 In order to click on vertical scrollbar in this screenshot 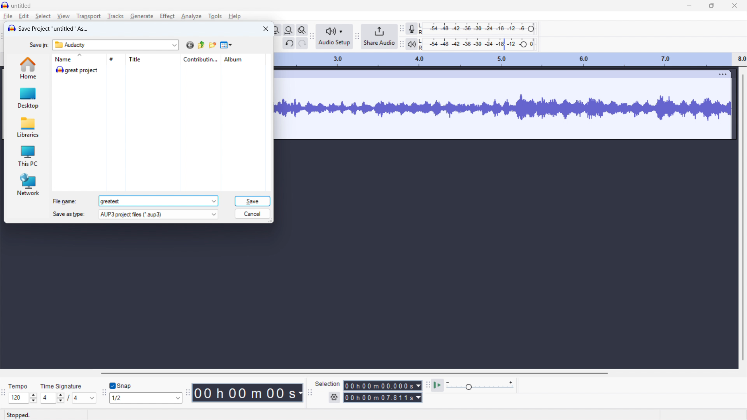, I will do `click(742, 217)`.